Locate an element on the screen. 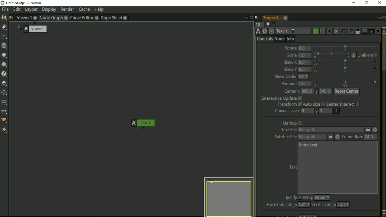  Center Interact is located at coordinates (346, 104).